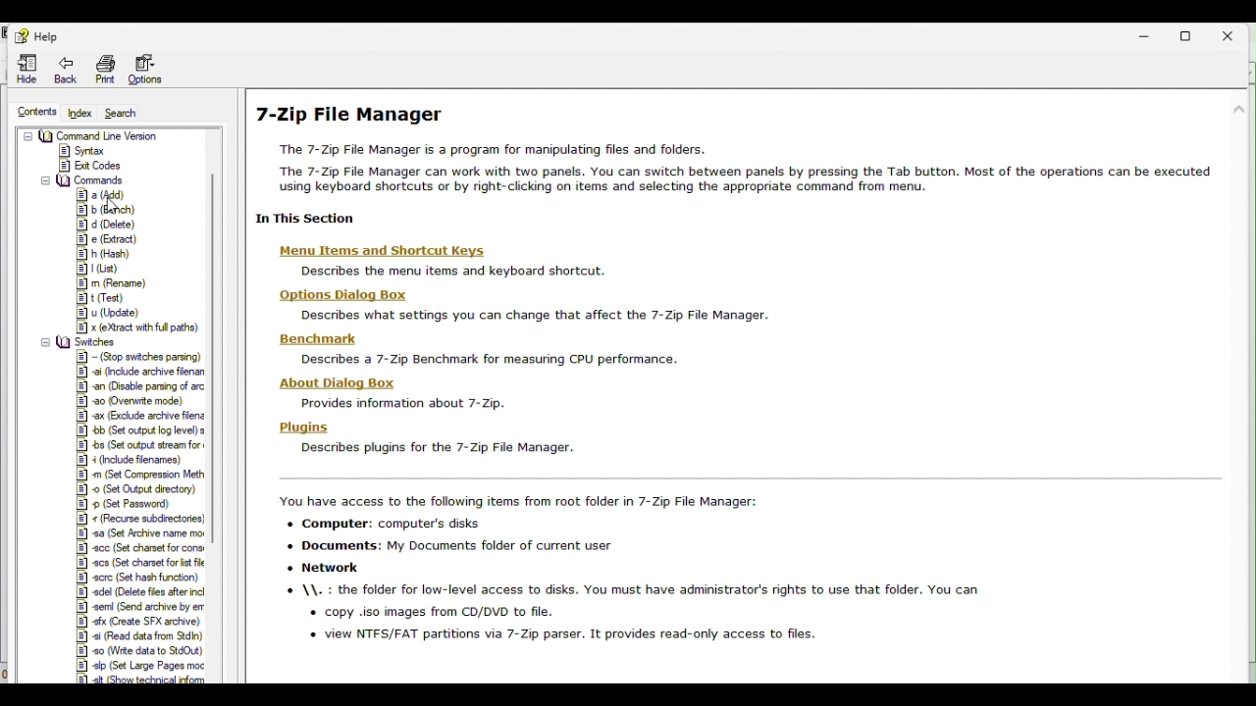 This screenshot has width=1256, height=706. Describe the element at coordinates (141, 680) in the screenshot. I see `-slt` at that location.